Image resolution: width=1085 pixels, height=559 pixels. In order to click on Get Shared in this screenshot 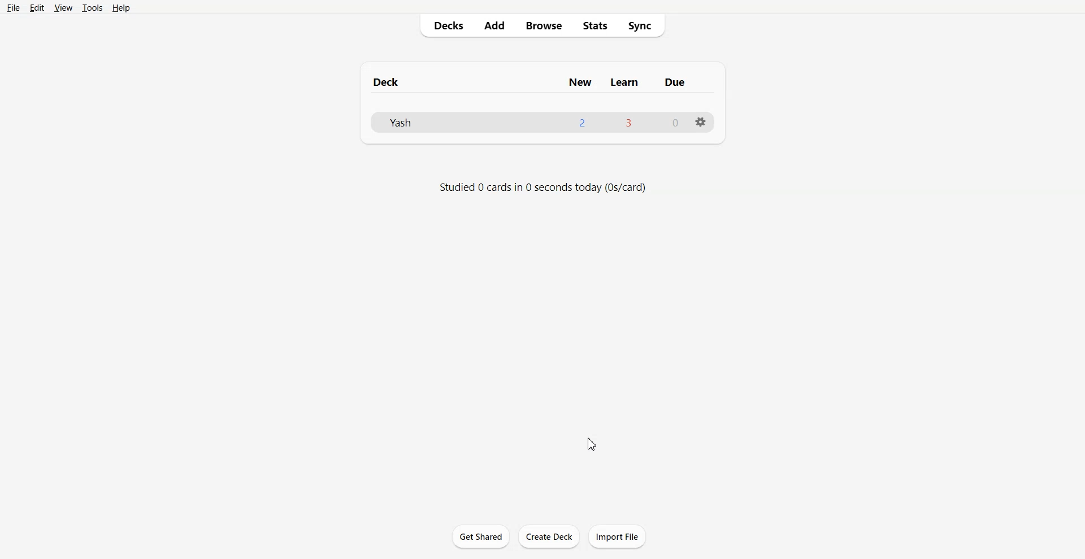, I will do `click(481, 536)`.